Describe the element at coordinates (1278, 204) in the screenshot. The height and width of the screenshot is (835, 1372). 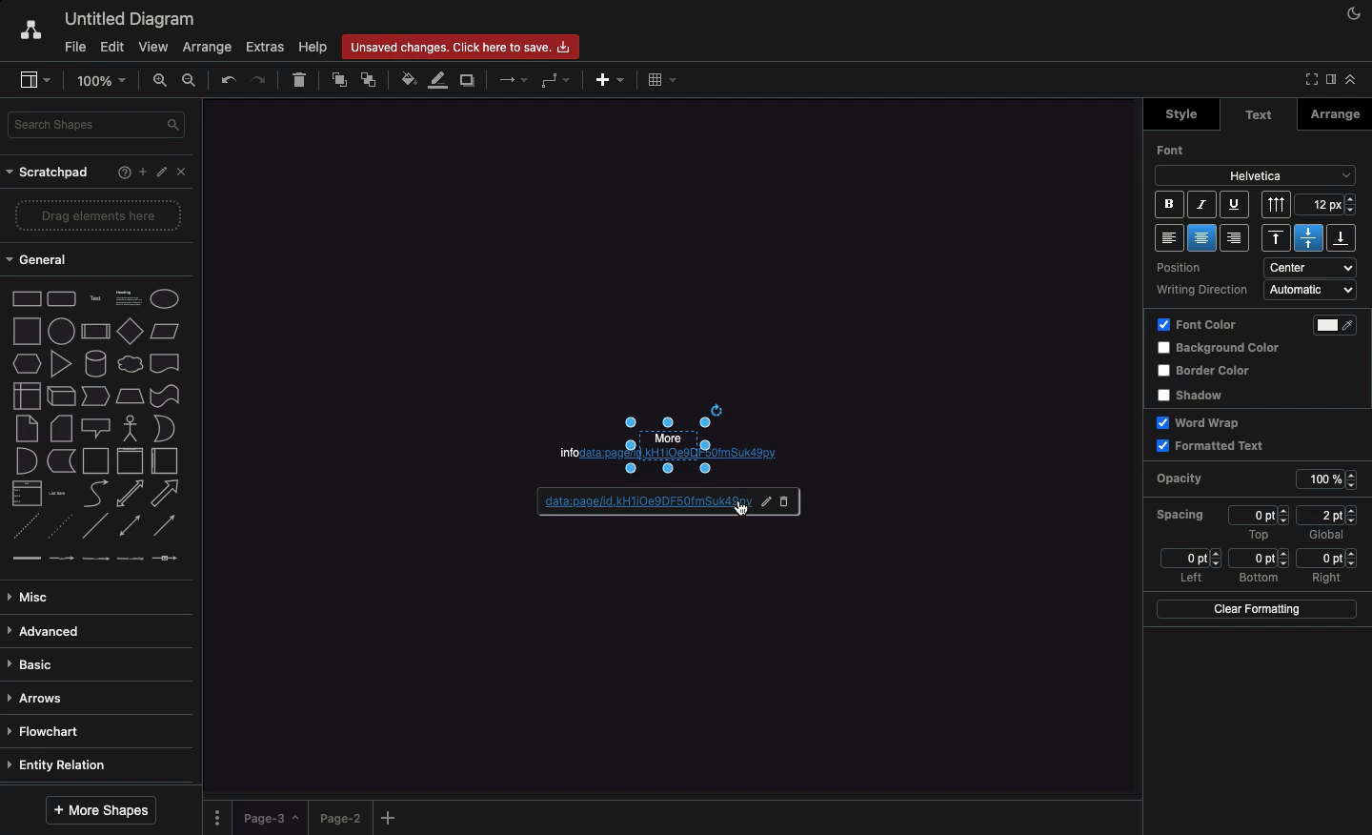
I see `Vertical` at that location.